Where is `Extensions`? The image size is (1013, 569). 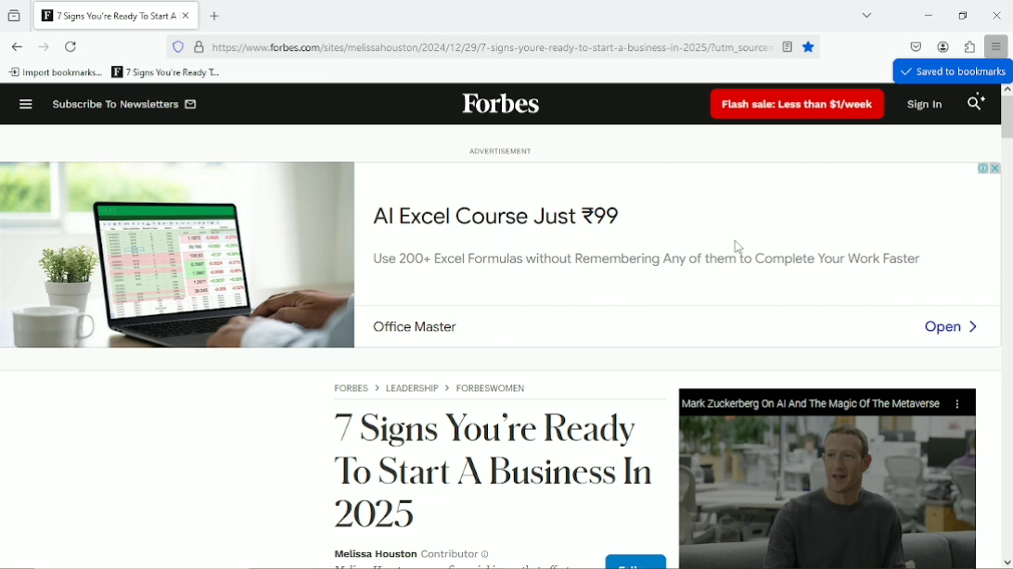
Extensions is located at coordinates (969, 45).